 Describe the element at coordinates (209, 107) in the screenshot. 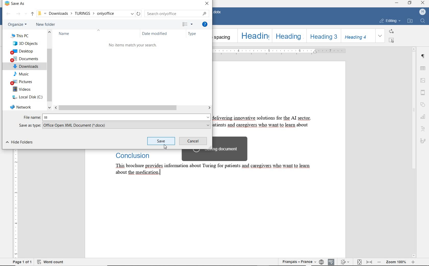

I see `scroll right` at that location.